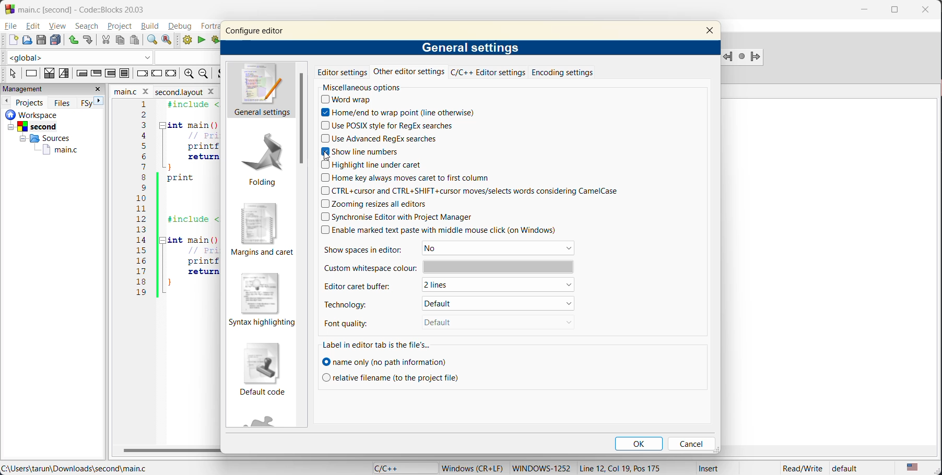 The width and height of the screenshot is (942, 475). What do you see at coordinates (91, 8) in the screenshot?
I see `app name and file name` at bounding box center [91, 8].